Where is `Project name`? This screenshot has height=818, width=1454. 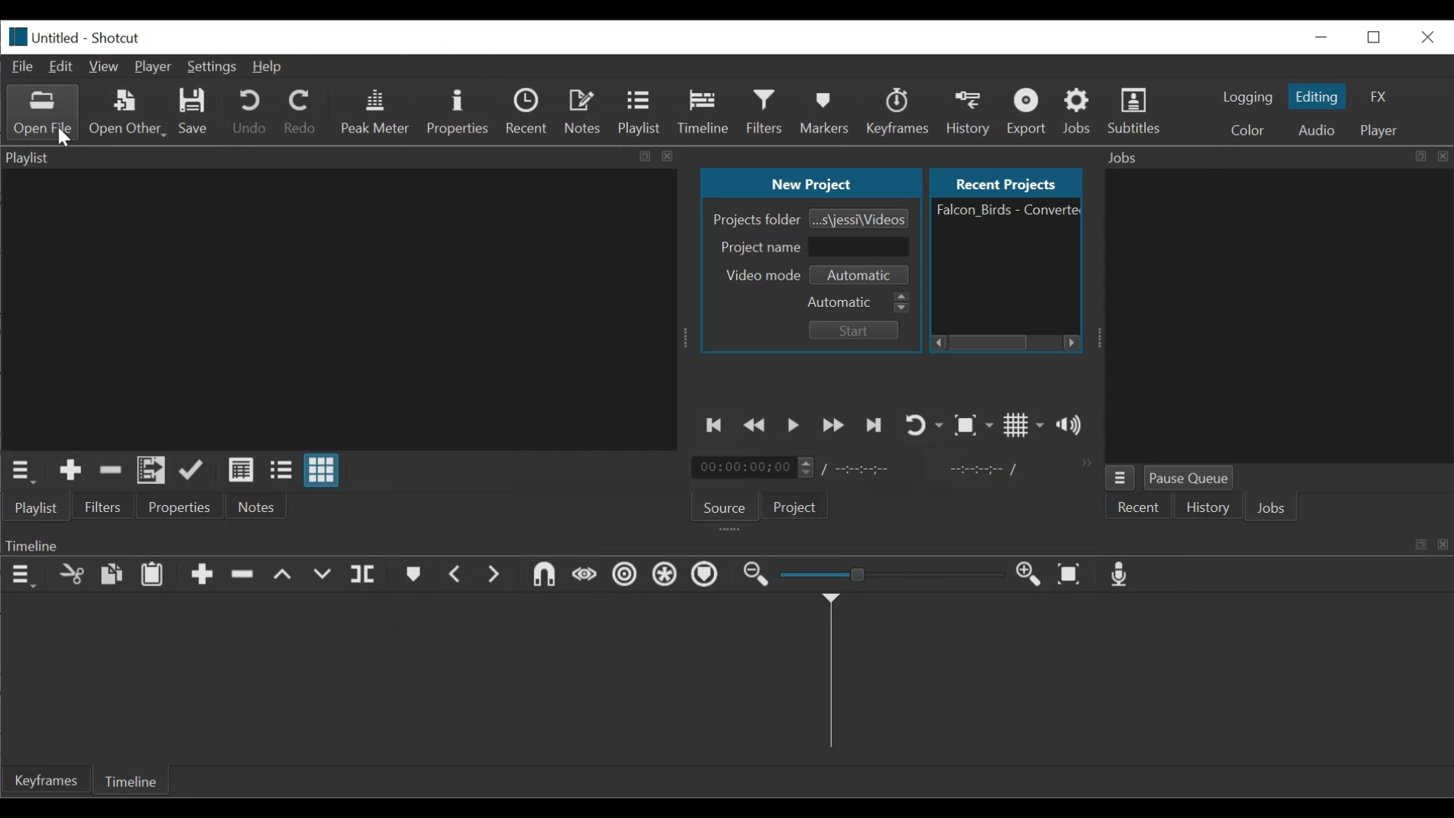 Project name is located at coordinates (762, 249).